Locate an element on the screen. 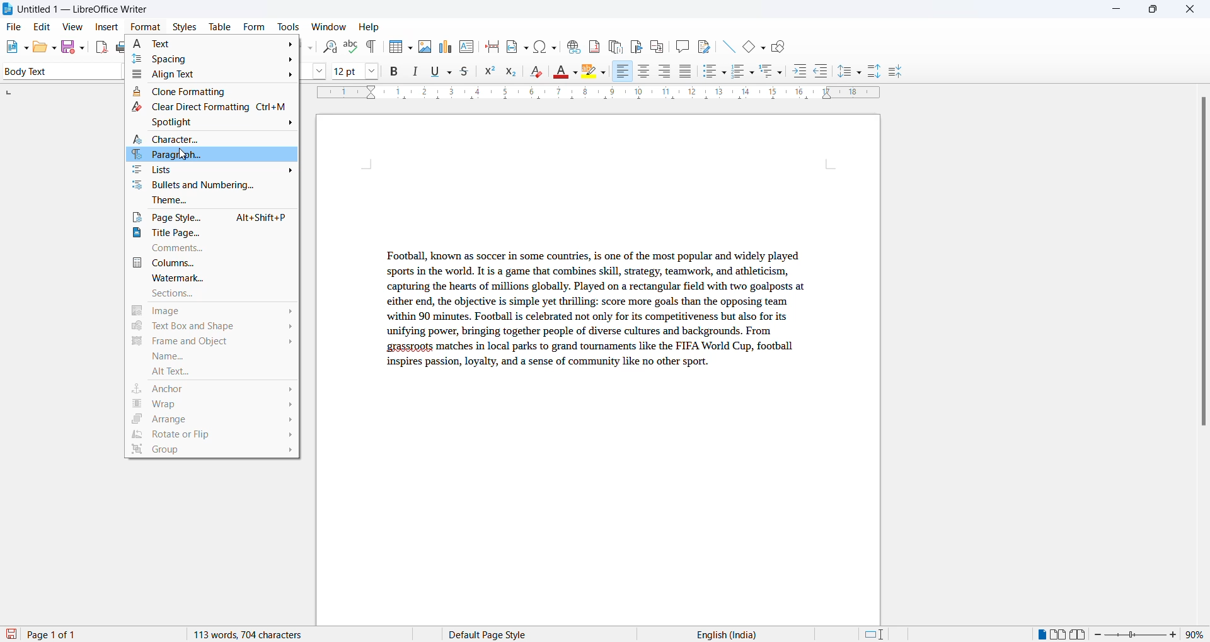  total page and current page is located at coordinates (63, 635).